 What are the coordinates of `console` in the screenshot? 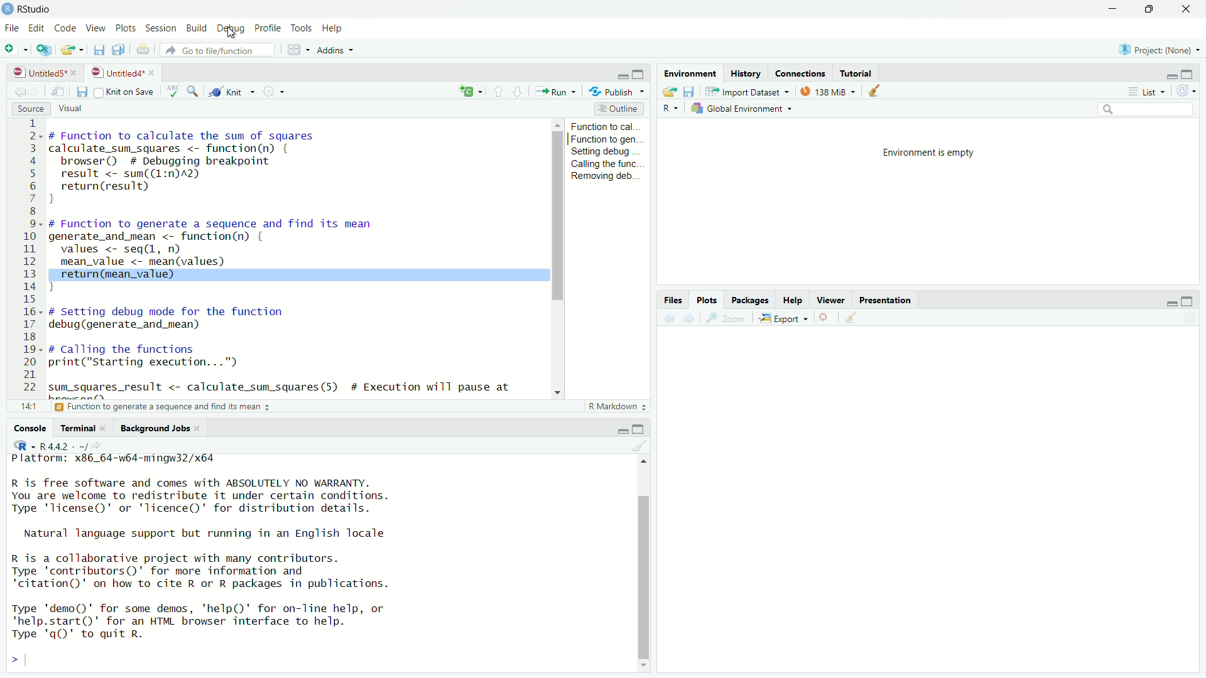 It's located at (26, 428).